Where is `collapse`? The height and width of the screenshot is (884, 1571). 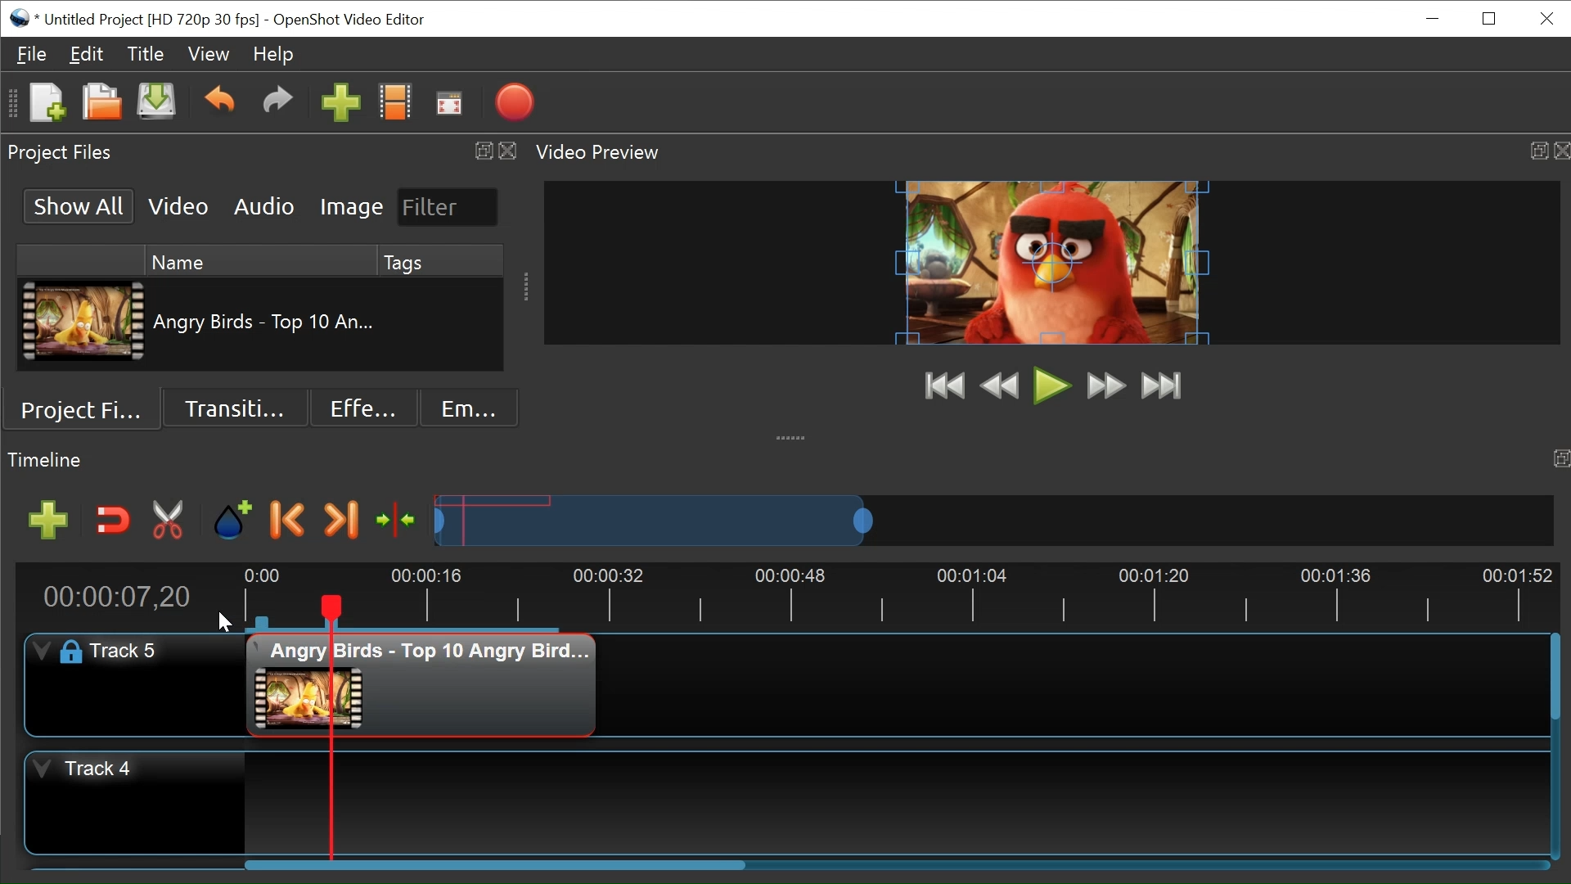
collapse is located at coordinates (796, 434).